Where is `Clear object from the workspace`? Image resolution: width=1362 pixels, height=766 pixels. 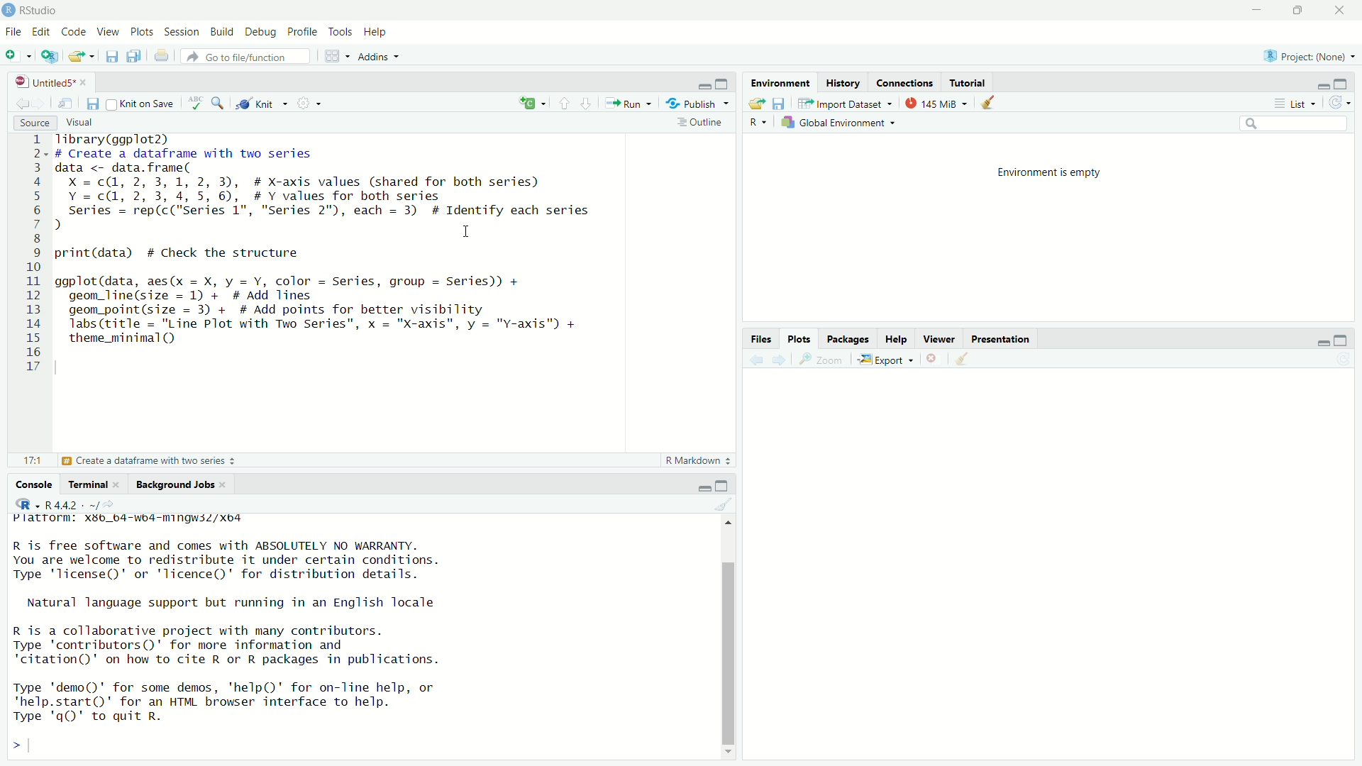
Clear object from the workspace is located at coordinates (724, 504).